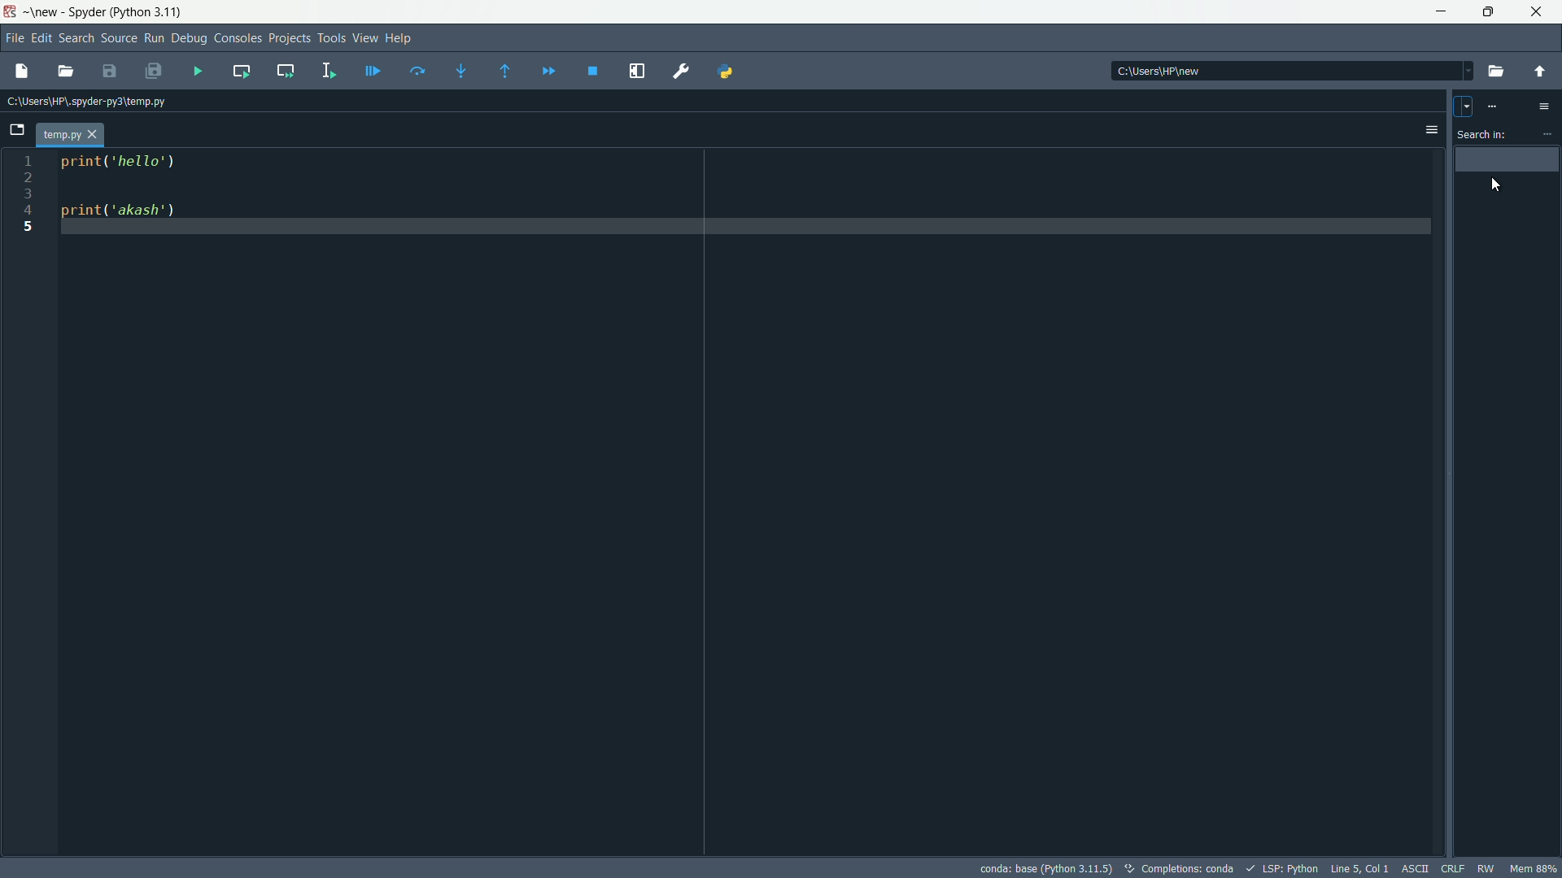 The image size is (1562, 878). Describe the element at coordinates (1491, 106) in the screenshot. I see `Find in file settings` at that location.